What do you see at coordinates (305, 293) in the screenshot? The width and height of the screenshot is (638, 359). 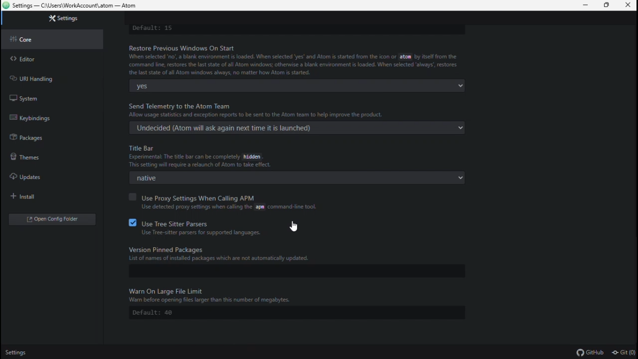 I see `warn on large file limit` at bounding box center [305, 293].